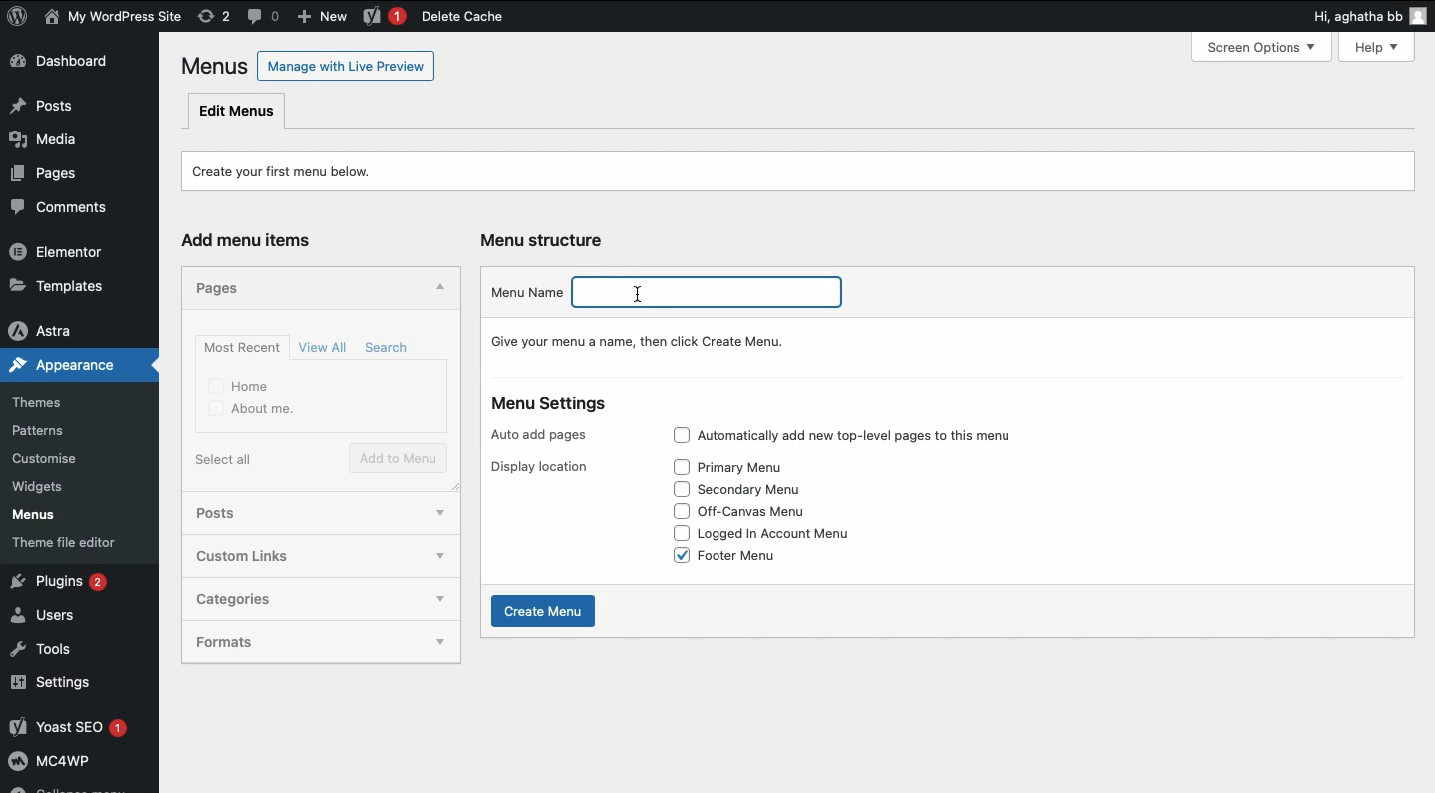 The width and height of the screenshot is (1435, 793). Describe the element at coordinates (674, 556) in the screenshot. I see `Check box` at that location.